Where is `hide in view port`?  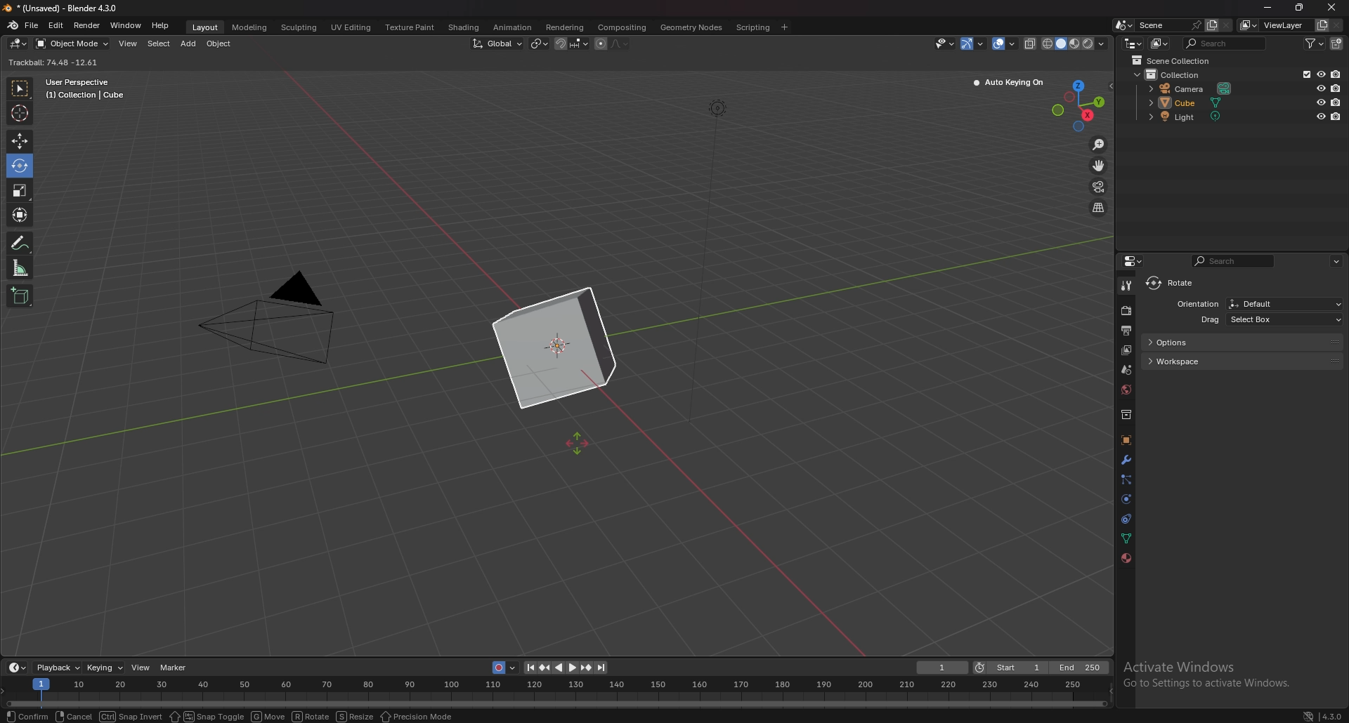
hide in view port is located at coordinates (1322, 88).